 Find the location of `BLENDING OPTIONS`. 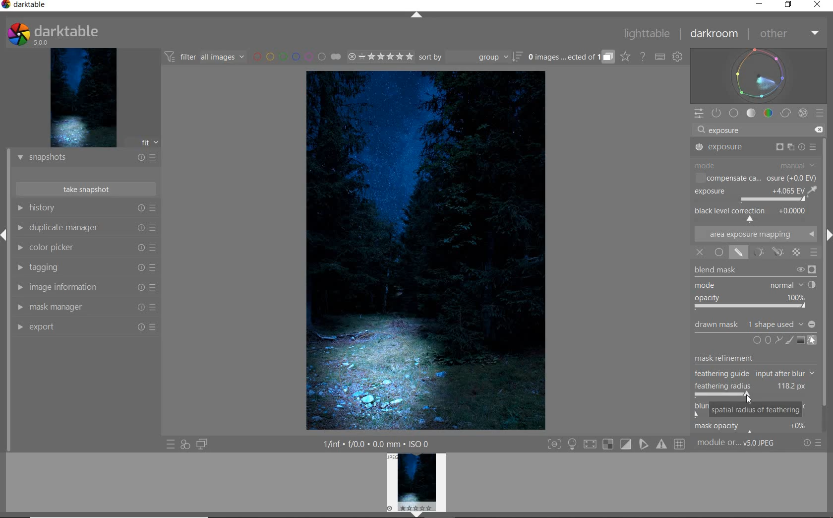

BLENDING OPTIONS is located at coordinates (814, 253).